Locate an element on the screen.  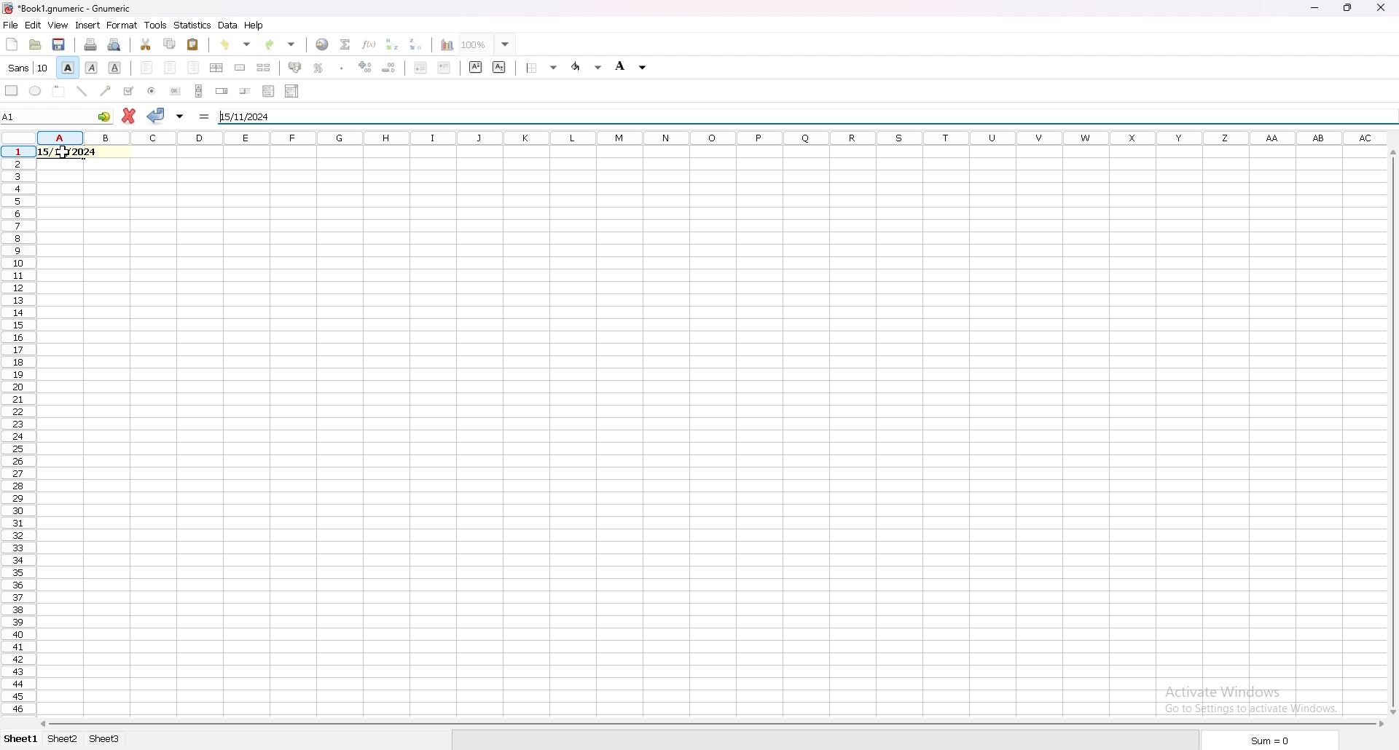
functions is located at coordinates (369, 44).